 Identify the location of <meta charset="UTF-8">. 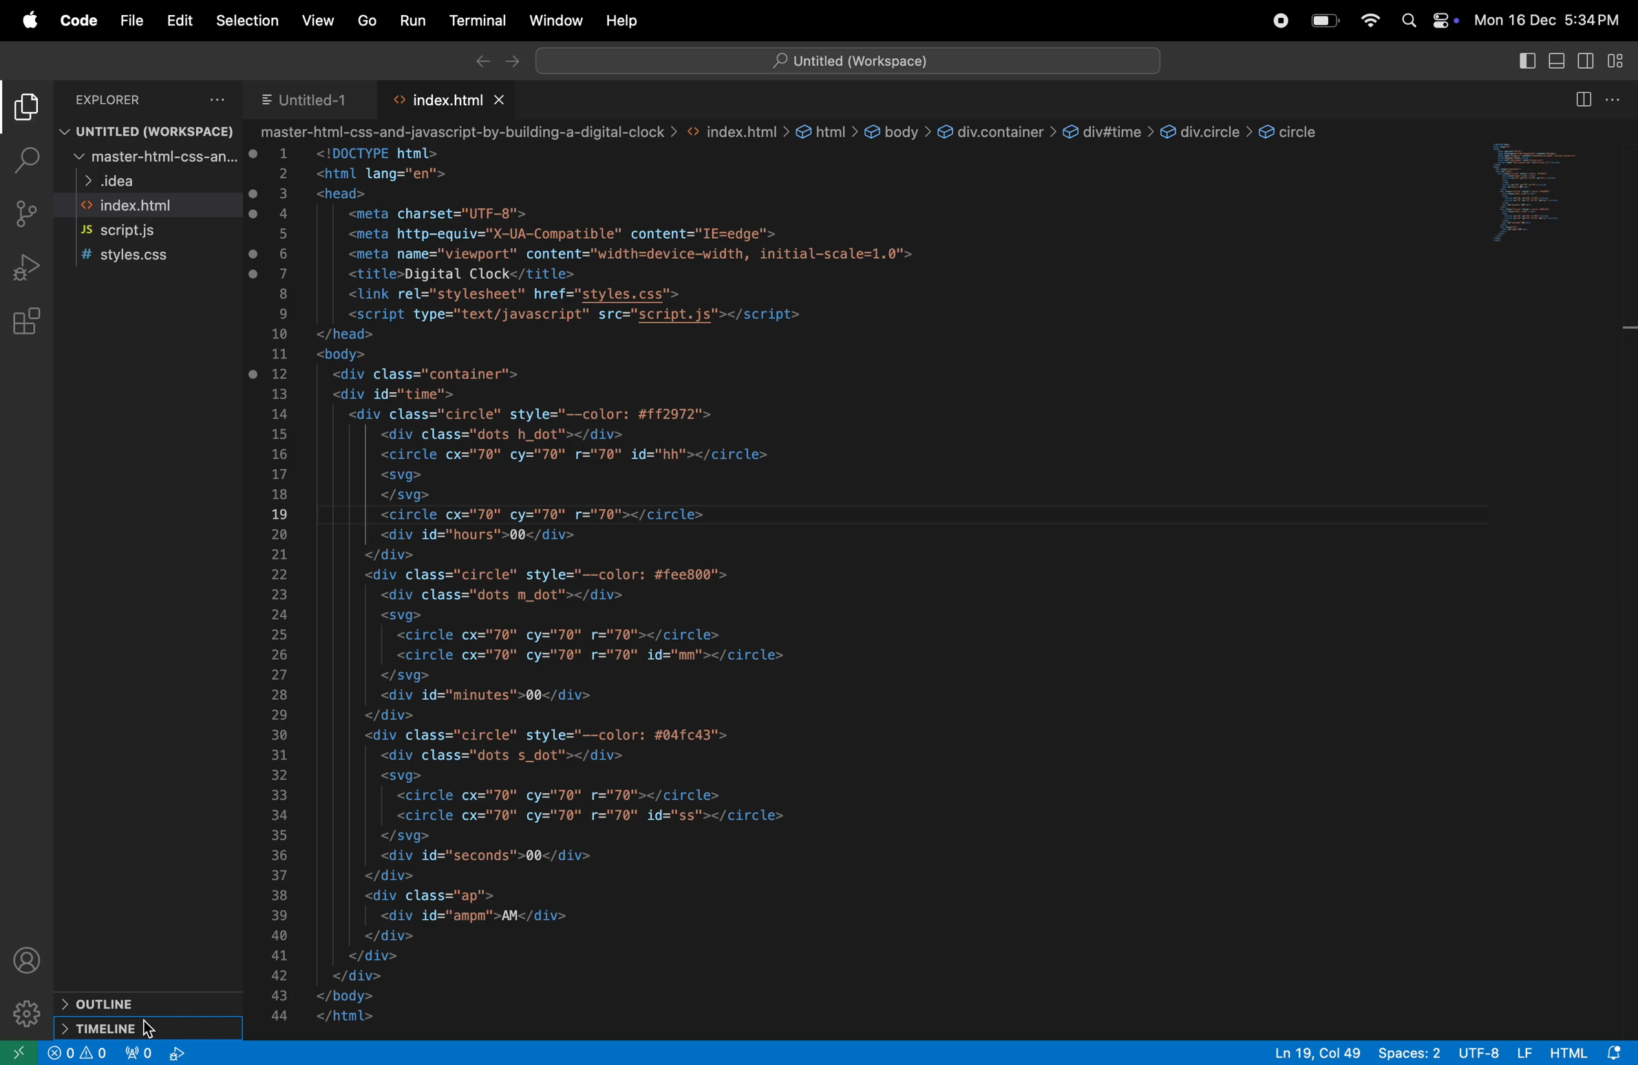
(436, 214).